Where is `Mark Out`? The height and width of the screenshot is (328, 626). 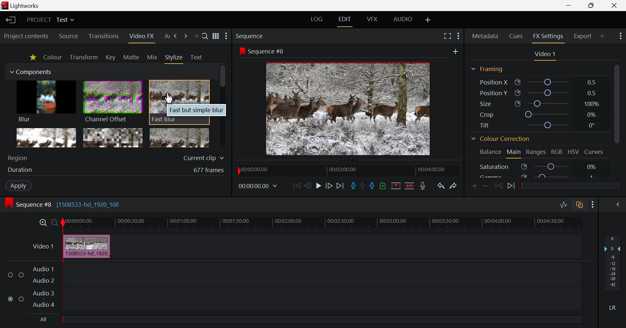
Mark Out is located at coordinates (371, 186).